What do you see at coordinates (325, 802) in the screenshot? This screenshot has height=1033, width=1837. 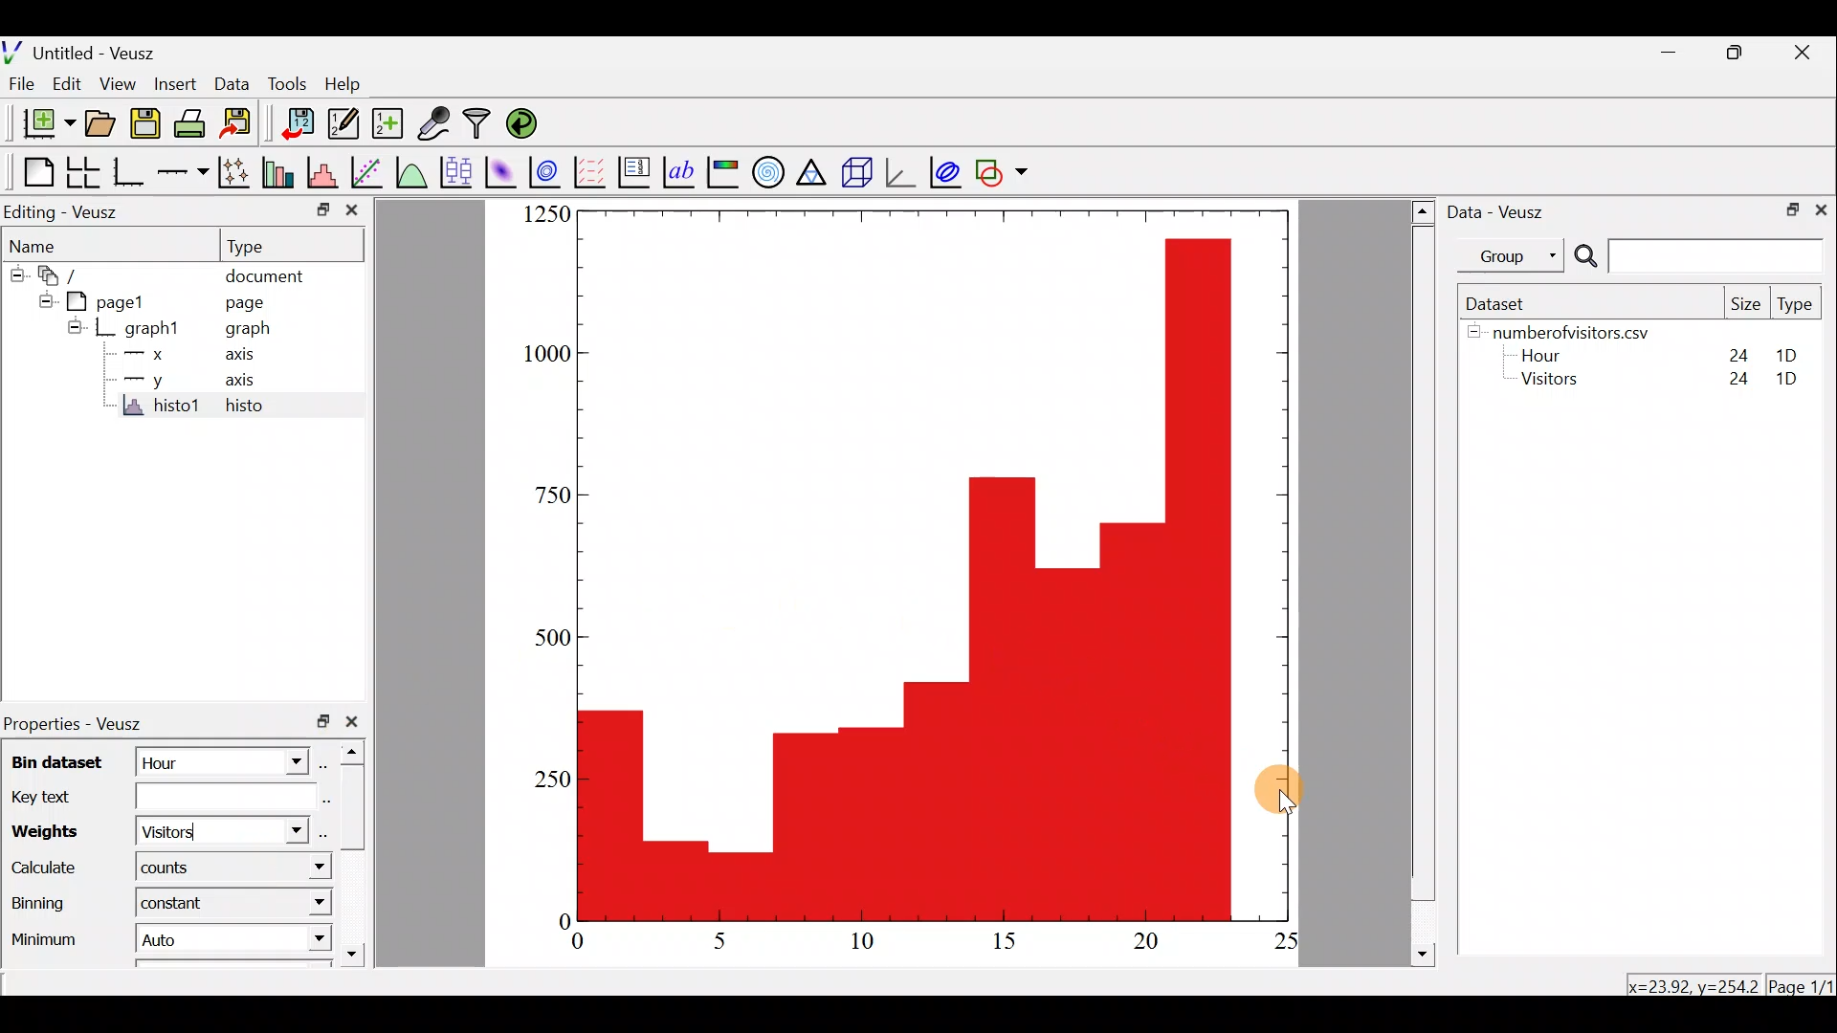 I see `Edit text` at bounding box center [325, 802].